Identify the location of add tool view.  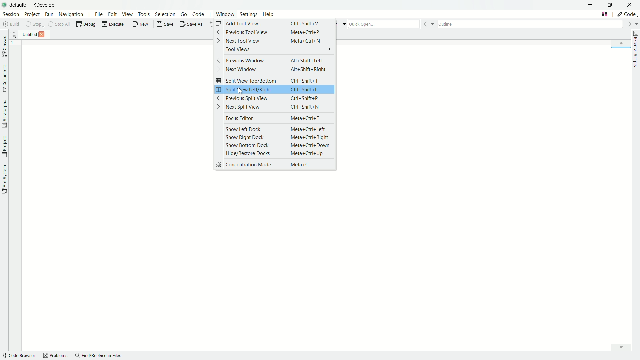
(248, 24).